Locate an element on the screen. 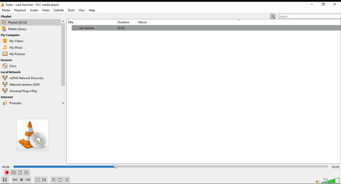 Image resolution: width=341 pixels, height=184 pixels. view is located at coordinates (81, 10).